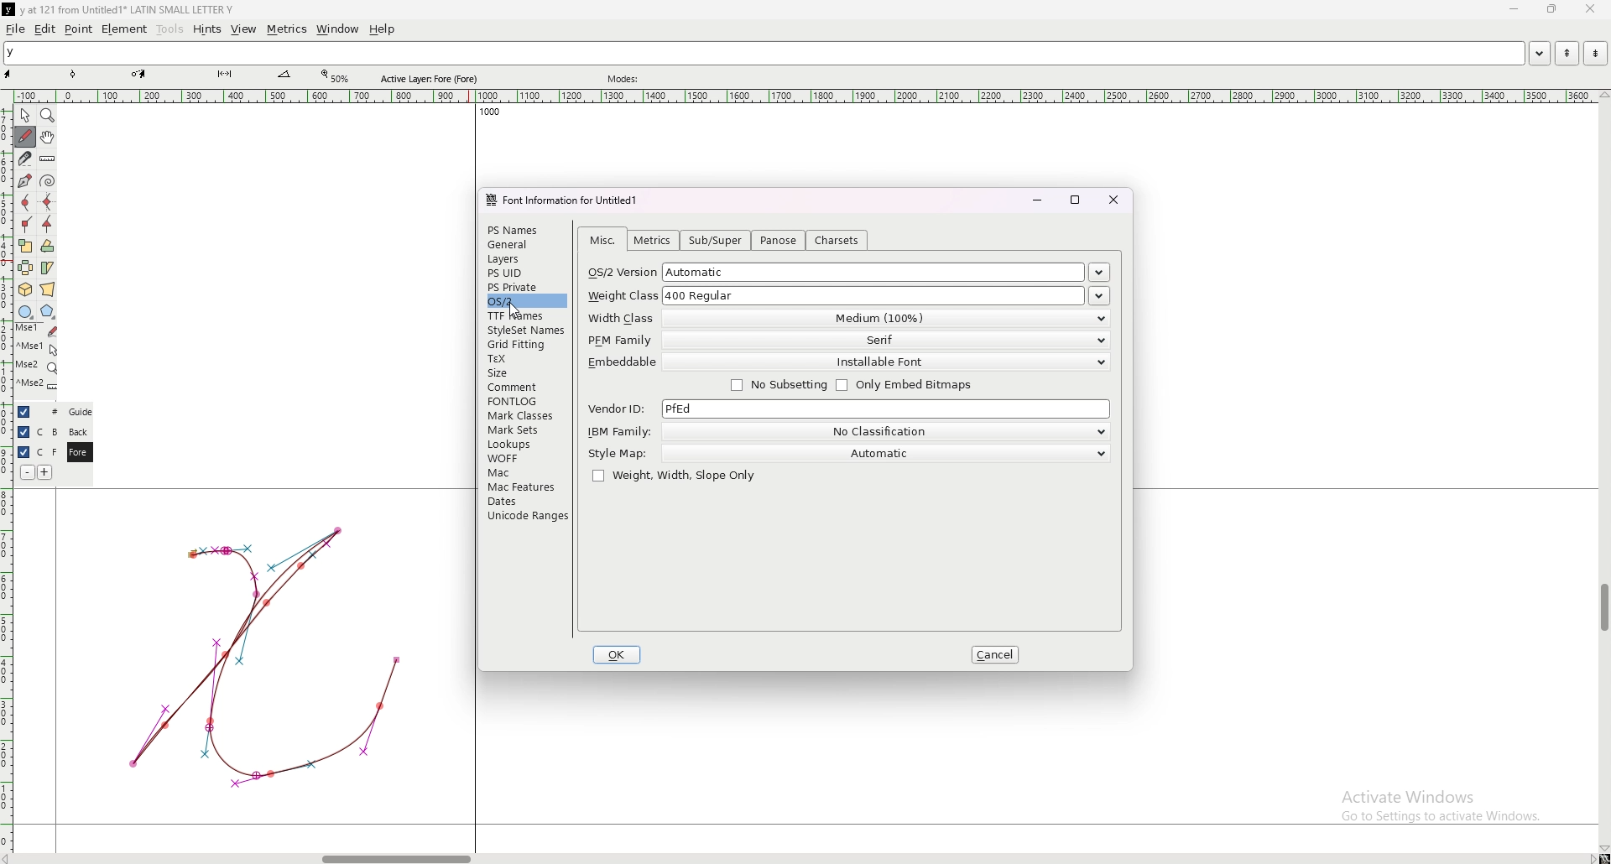 This screenshot has height=864, width=1611. I want to click on close, so click(1114, 200).